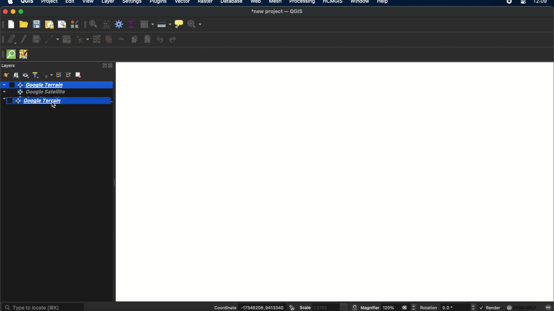 The width and height of the screenshot is (554, 311). Describe the element at coordinates (278, 12) in the screenshot. I see `*new project-QGIS` at that location.